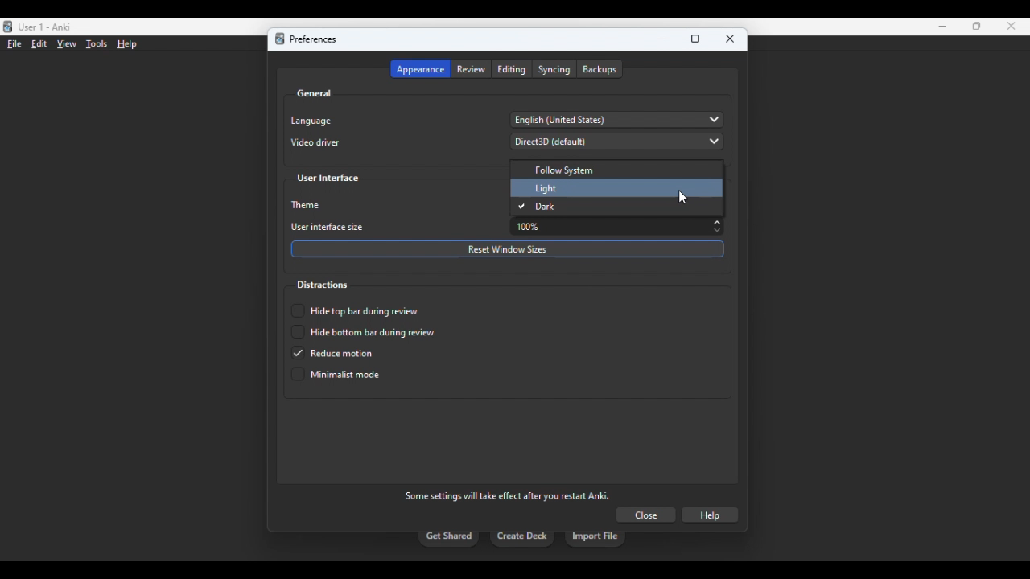 The image size is (1030, 579). What do you see at coordinates (620, 227) in the screenshot?
I see `100%` at bounding box center [620, 227].